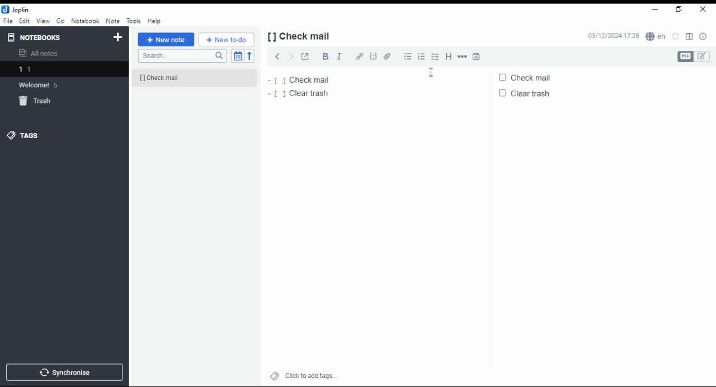 Image resolution: width=716 pixels, height=387 pixels. Describe the element at coordinates (703, 36) in the screenshot. I see `note properties` at that location.